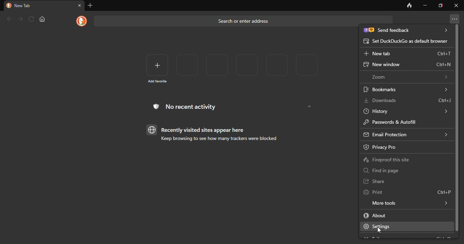 This screenshot has height=244, width=464. Describe the element at coordinates (248, 65) in the screenshot. I see `favourites` at that location.